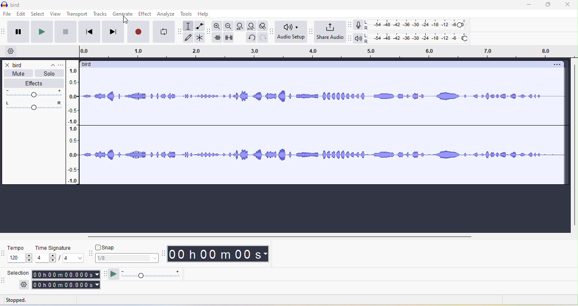  Describe the element at coordinates (90, 254) in the screenshot. I see `audacity snapping toolbar` at that location.